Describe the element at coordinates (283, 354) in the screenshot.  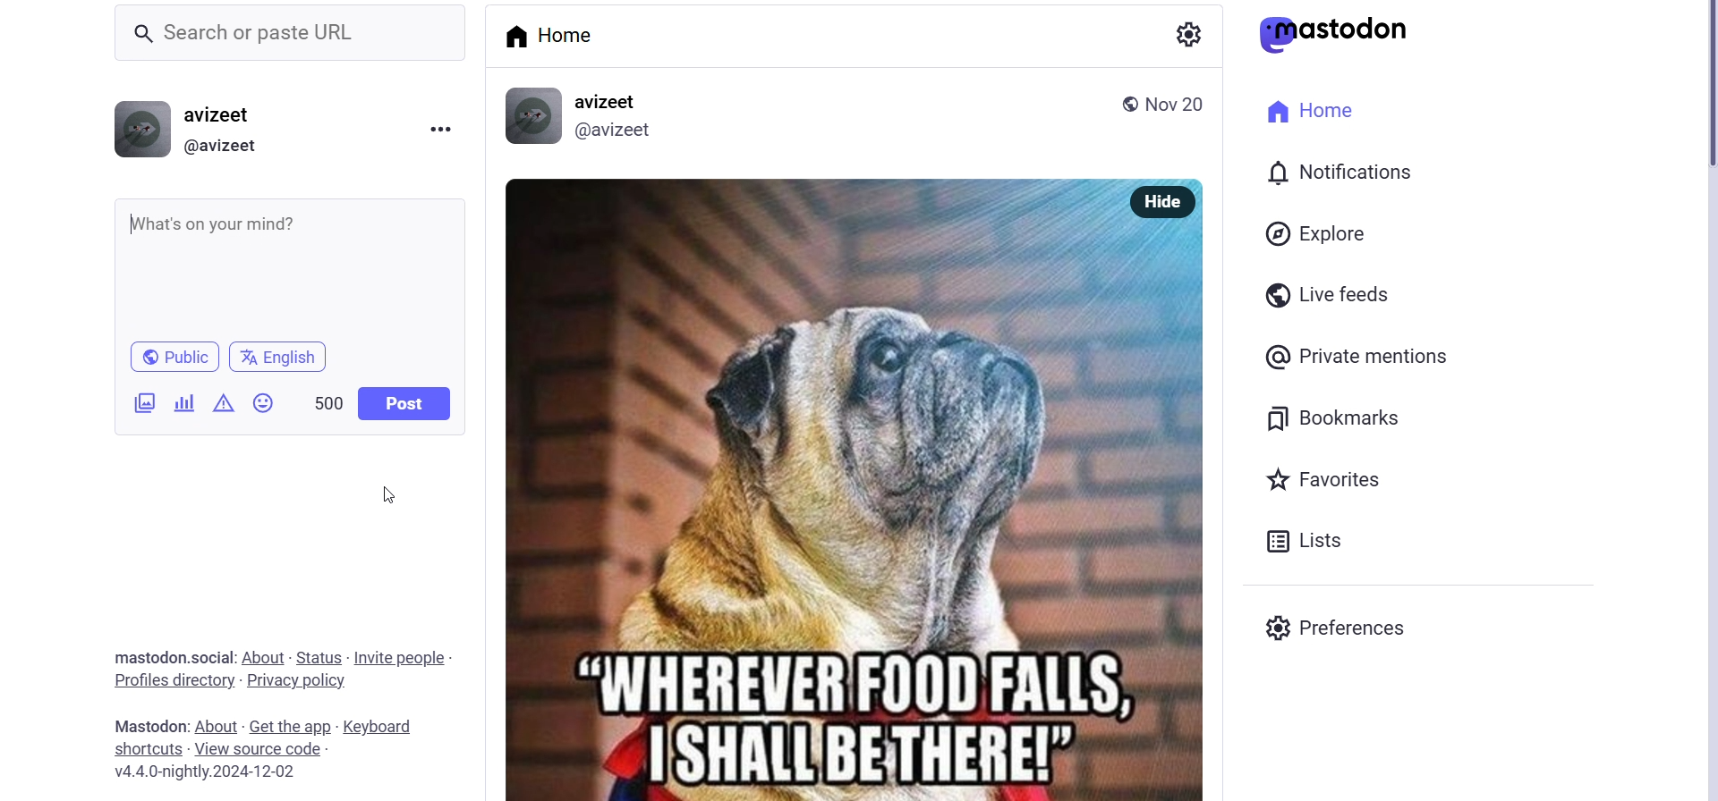
I see `english` at that location.